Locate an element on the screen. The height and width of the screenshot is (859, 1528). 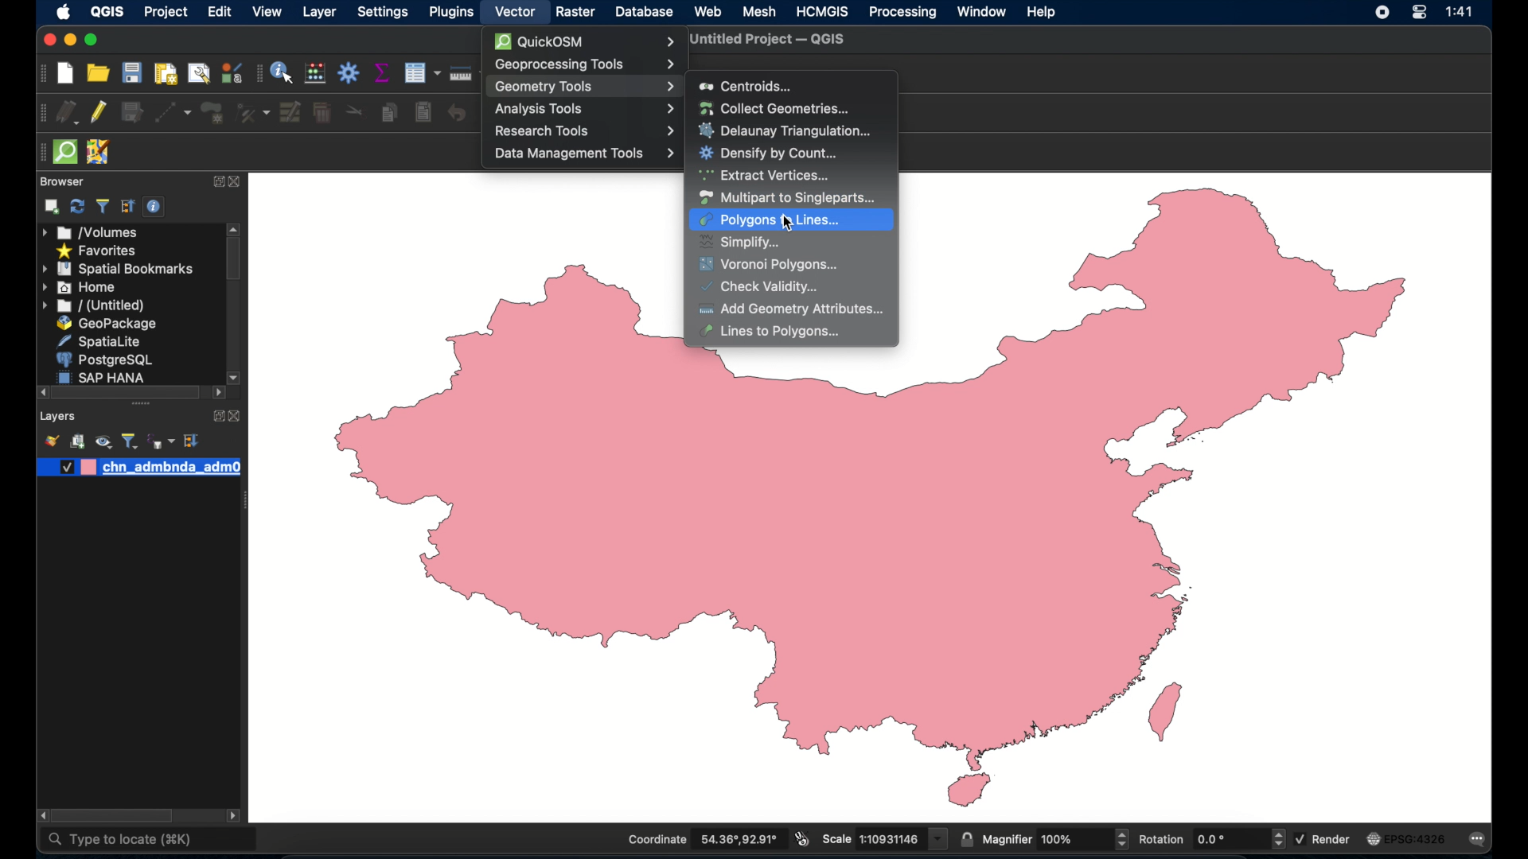
time is located at coordinates (1463, 12).